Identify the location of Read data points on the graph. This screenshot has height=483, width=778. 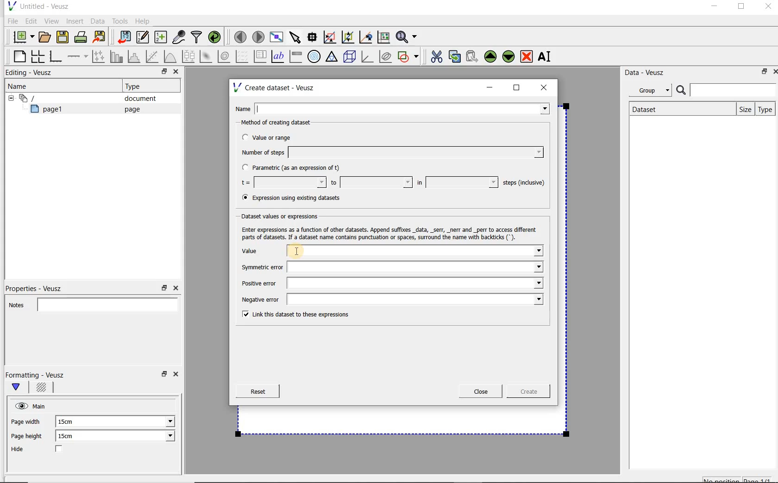
(314, 37).